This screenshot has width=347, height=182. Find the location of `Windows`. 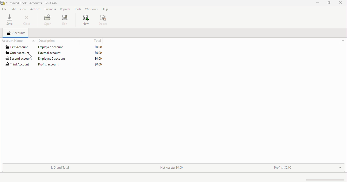

Windows is located at coordinates (91, 9).